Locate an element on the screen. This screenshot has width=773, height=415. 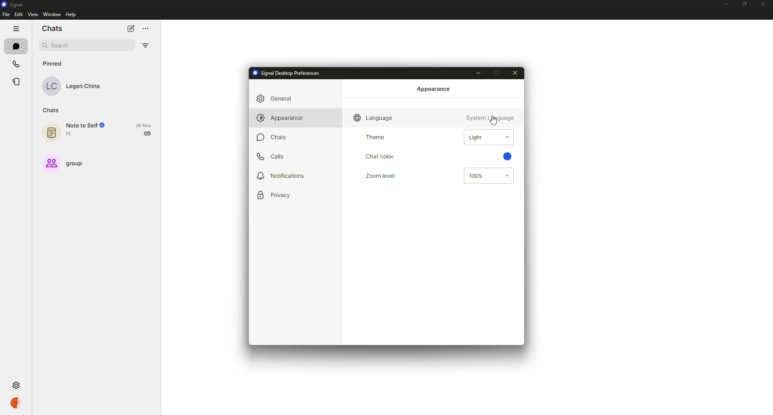
appearance is located at coordinates (280, 118).